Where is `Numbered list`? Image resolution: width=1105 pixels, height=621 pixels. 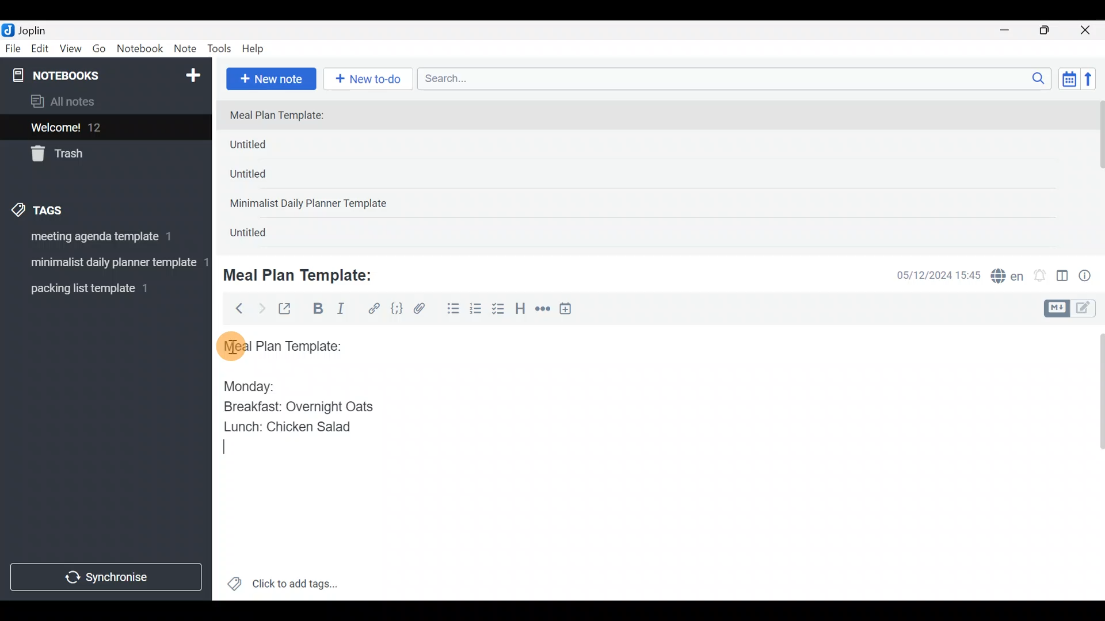
Numbered list is located at coordinates (476, 311).